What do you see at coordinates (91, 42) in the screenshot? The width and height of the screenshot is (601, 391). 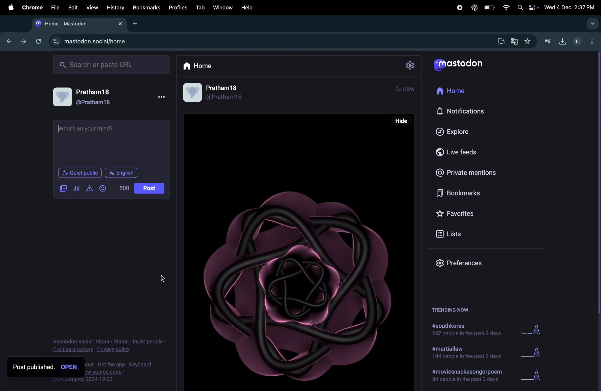 I see `mastodon url` at bounding box center [91, 42].